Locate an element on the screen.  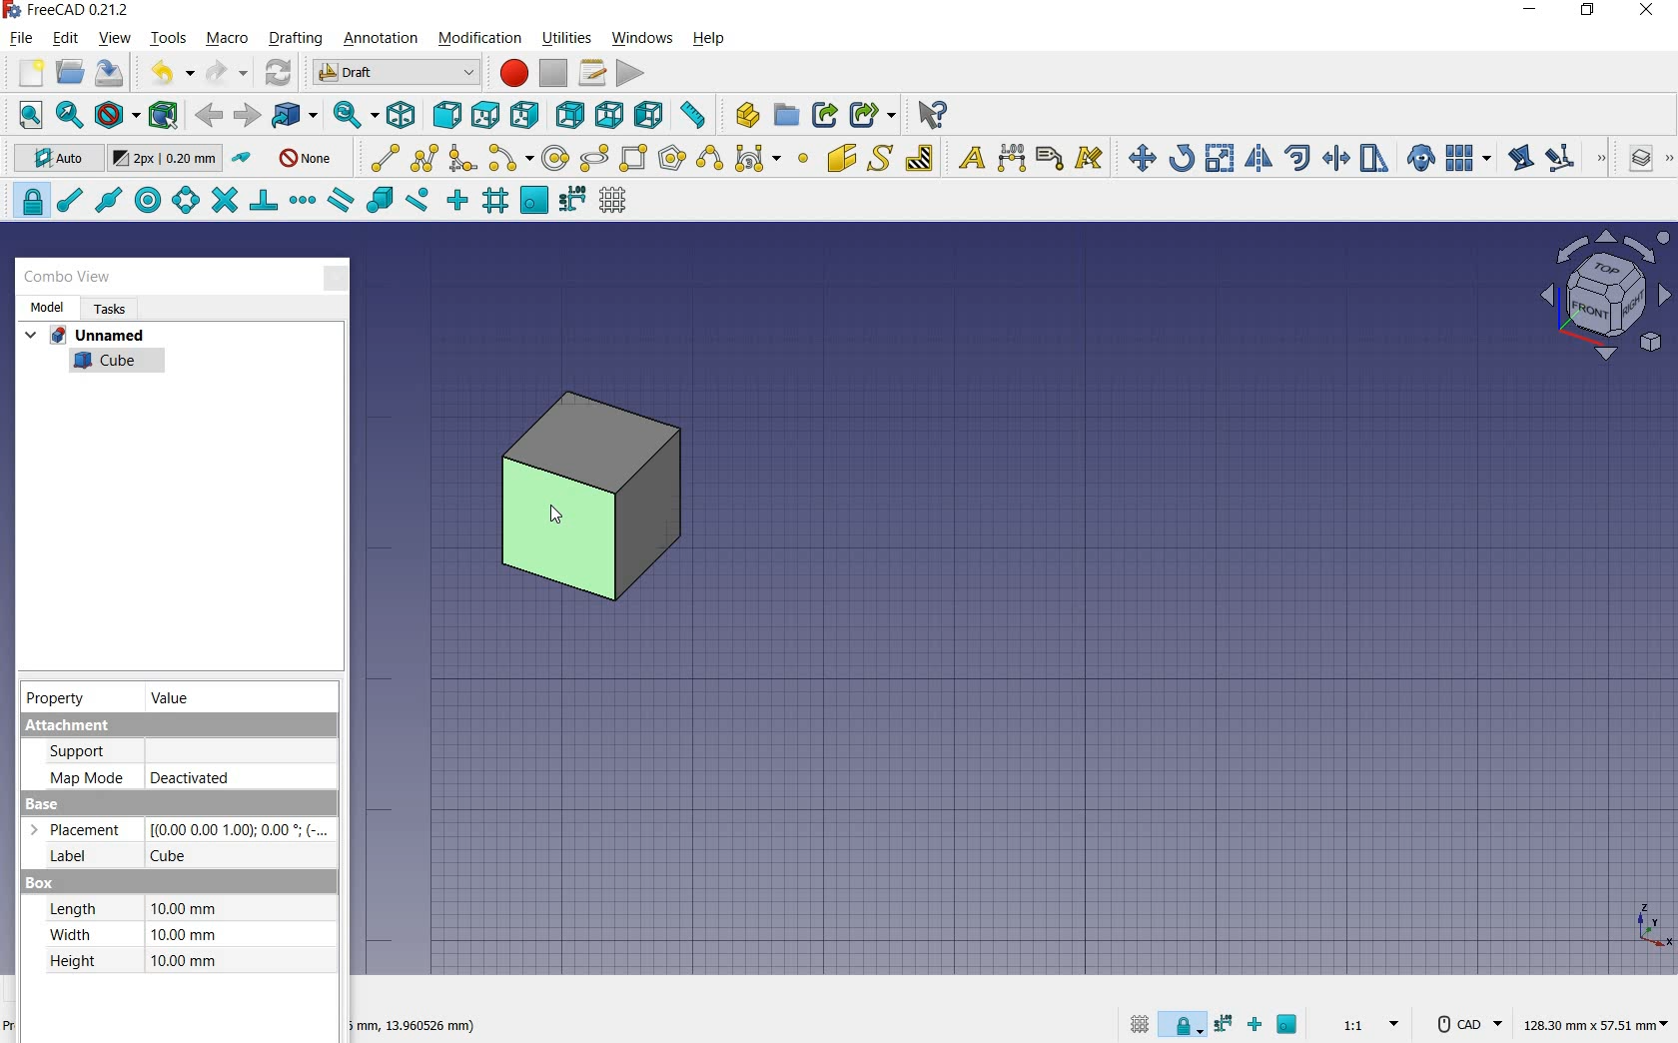
fit selection is located at coordinates (68, 114).